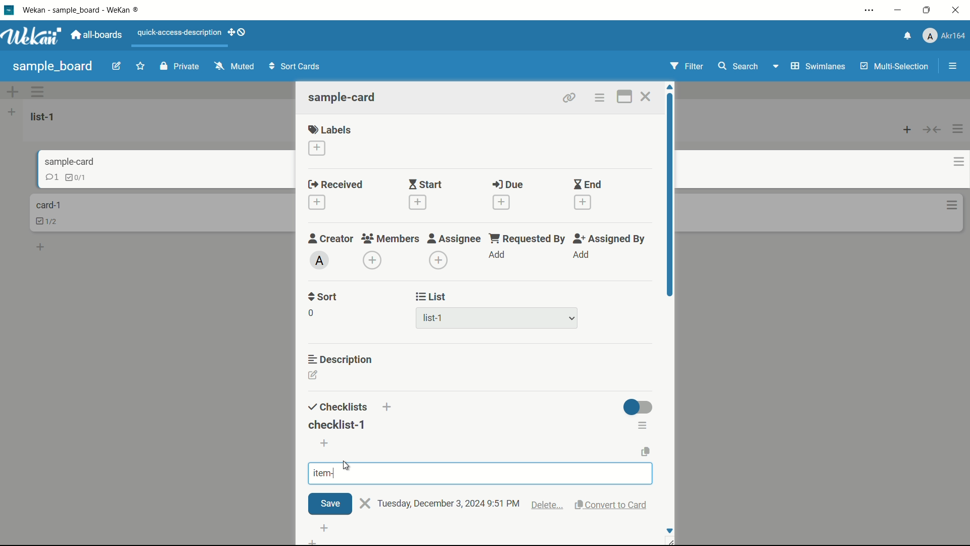 This screenshot has height=546, width=970. Describe the element at coordinates (906, 37) in the screenshot. I see `notifications` at that location.